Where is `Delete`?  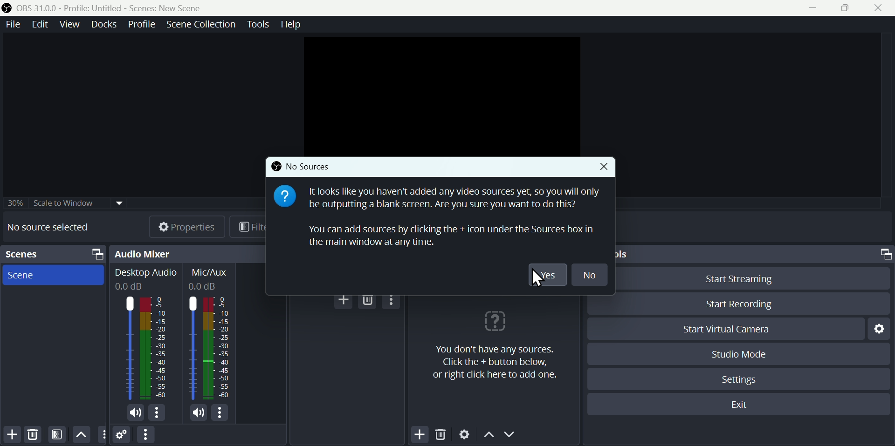
Delete is located at coordinates (369, 301).